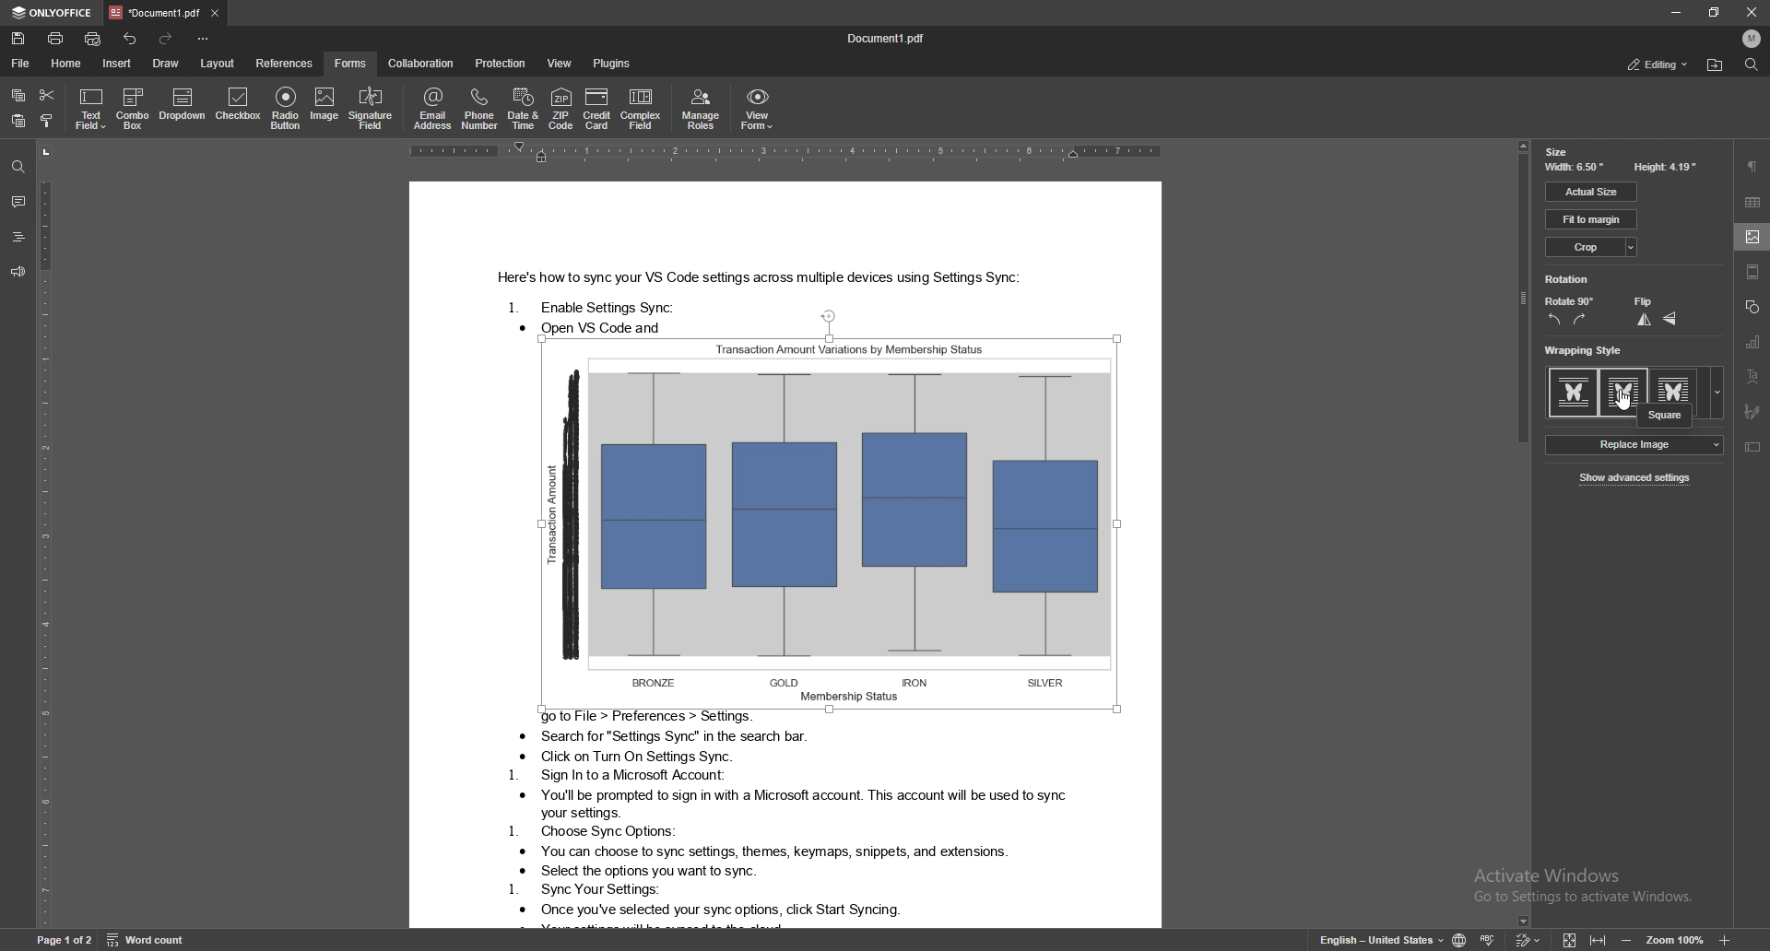  I want to click on Text, so click(758, 299).